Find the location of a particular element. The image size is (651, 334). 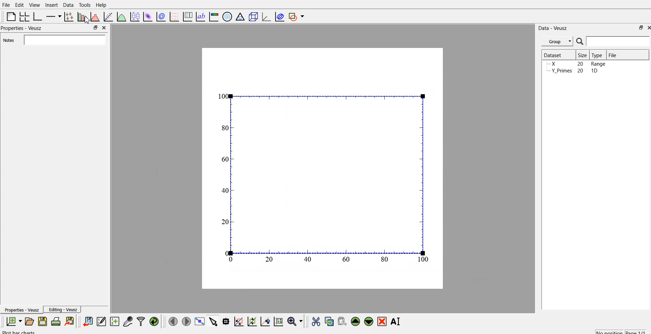

Data is located at coordinates (68, 4).